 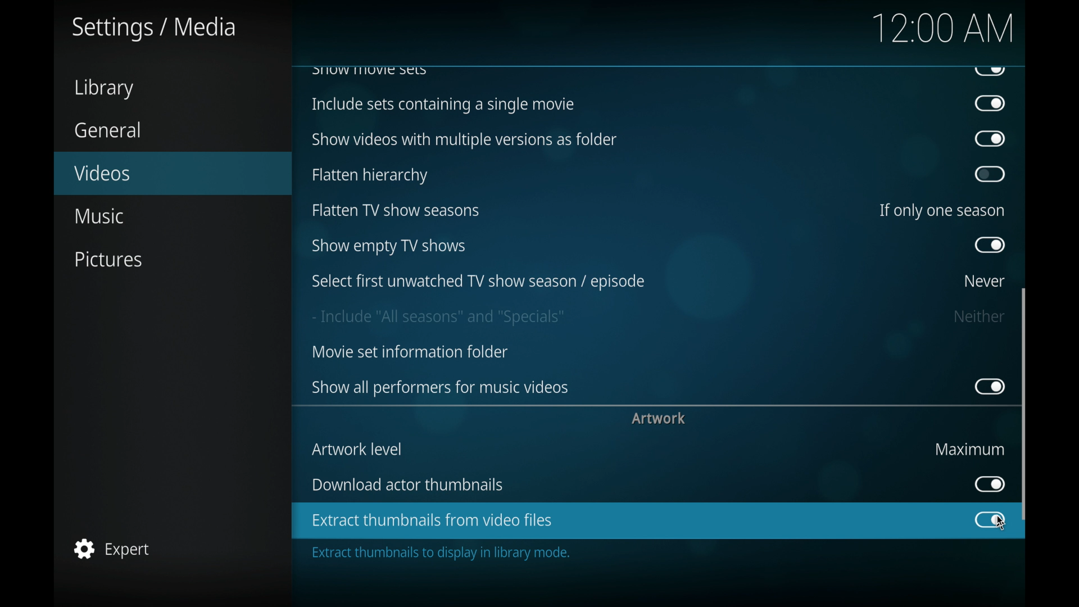 I want to click on scroll box, so click(x=1024, y=405).